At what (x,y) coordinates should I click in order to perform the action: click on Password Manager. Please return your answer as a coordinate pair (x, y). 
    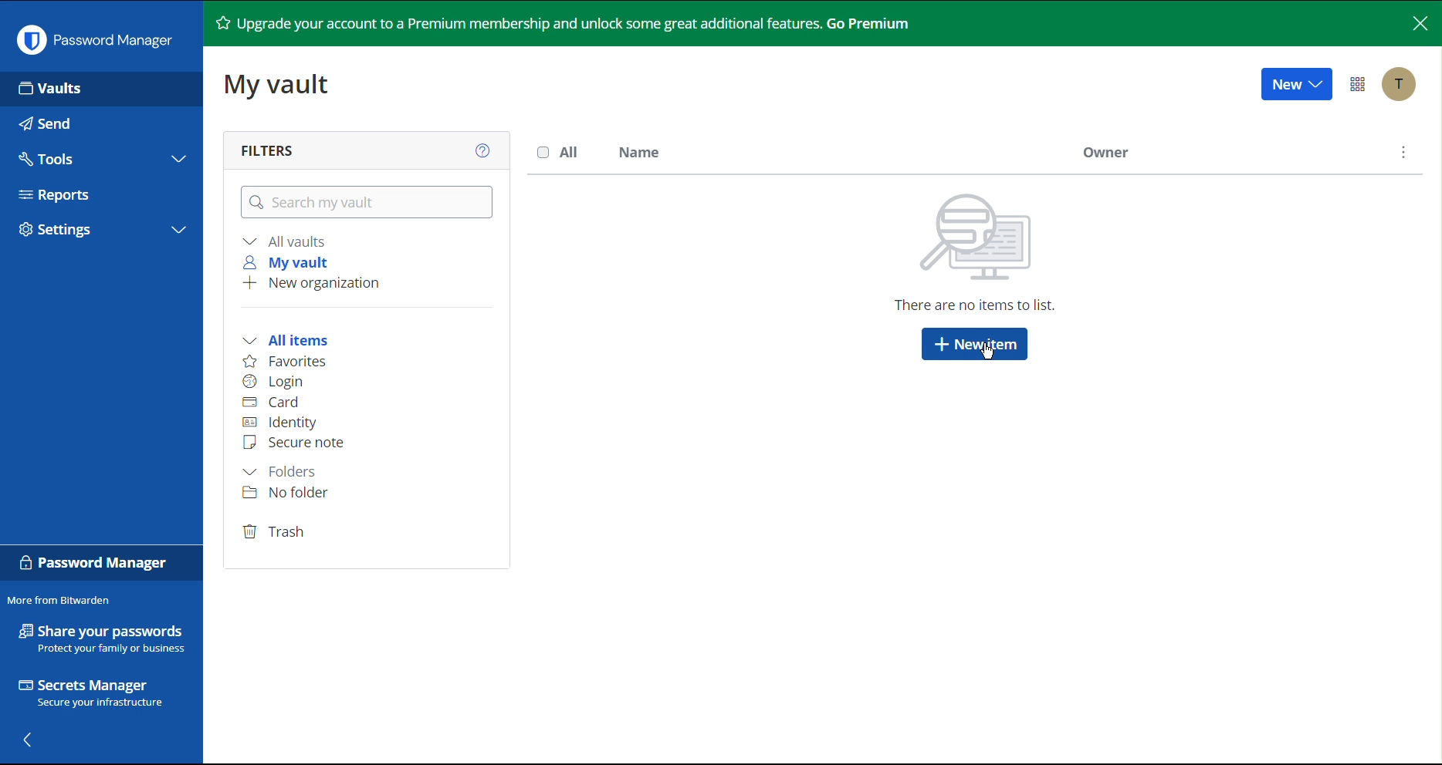
    Looking at the image, I should click on (91, 39).